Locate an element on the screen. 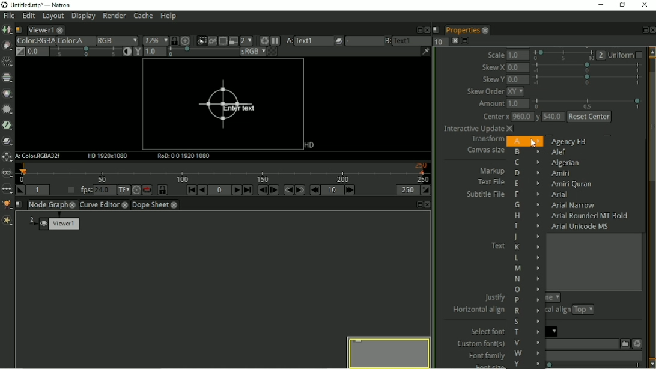 This screenshot has height=369, width=656. Auto-contrast is located at coordinates (126, 52).